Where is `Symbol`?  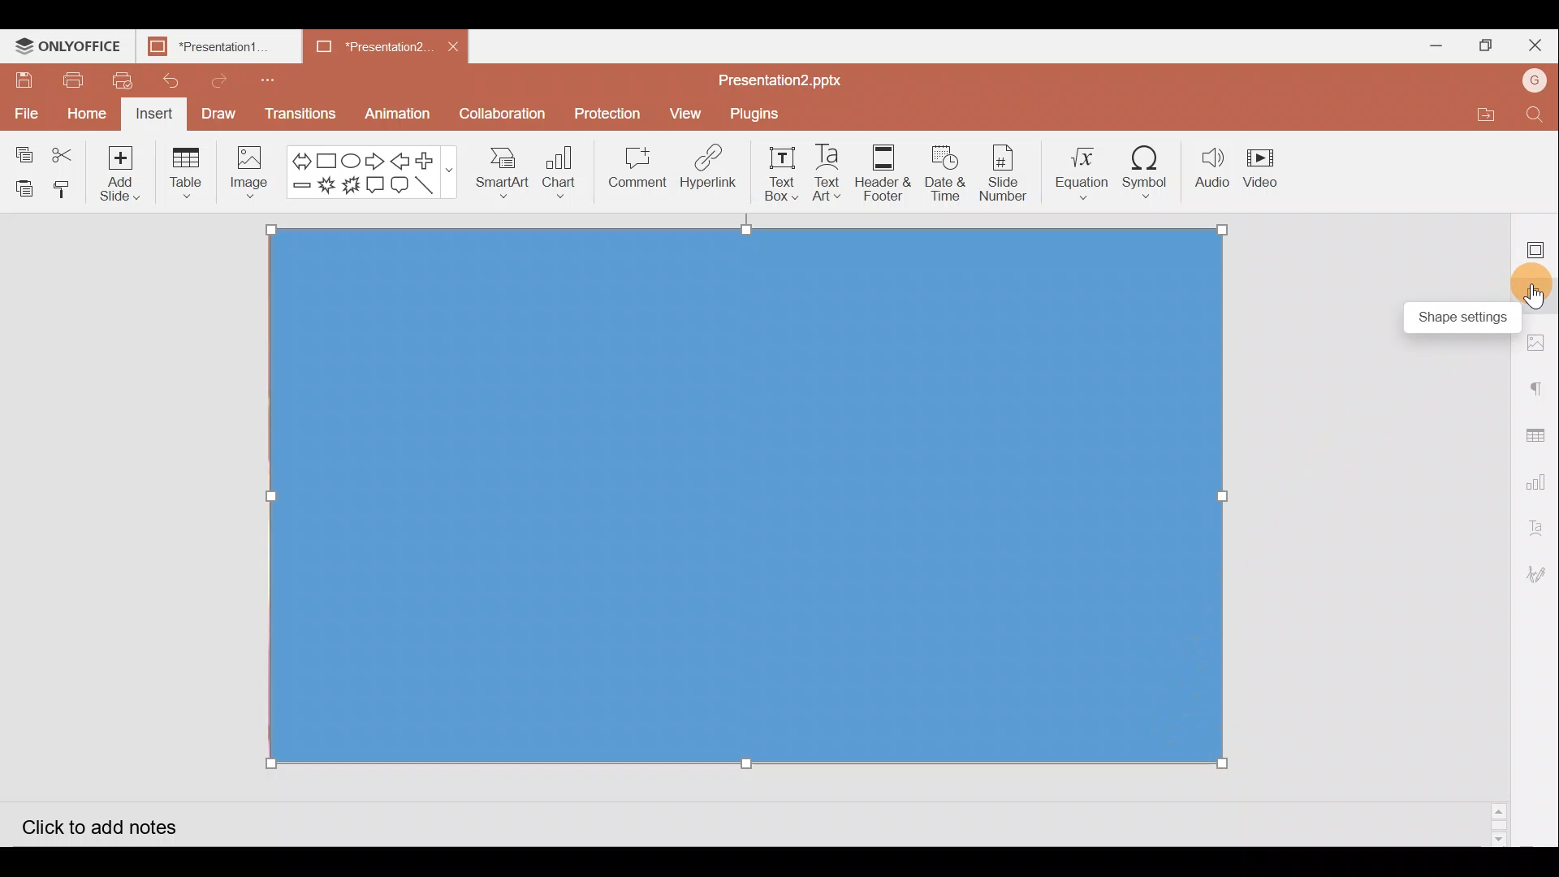
Symbol is located at coordinates (1151, 171).